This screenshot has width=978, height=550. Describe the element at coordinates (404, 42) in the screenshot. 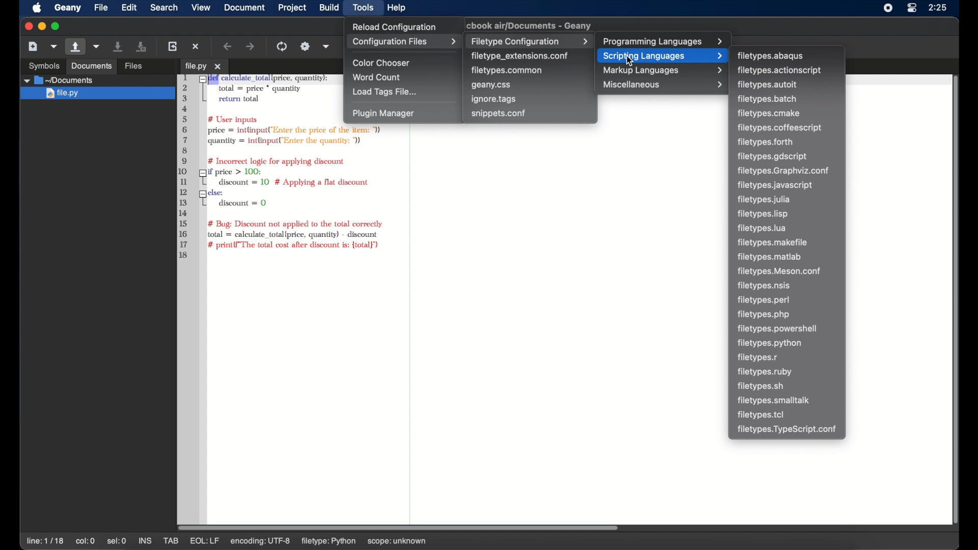

I see `configuration files menu` at that location.